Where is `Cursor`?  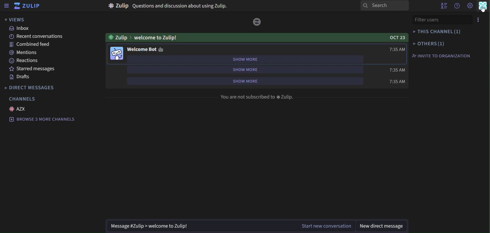
Cursor is located at coordinates (483, 9).